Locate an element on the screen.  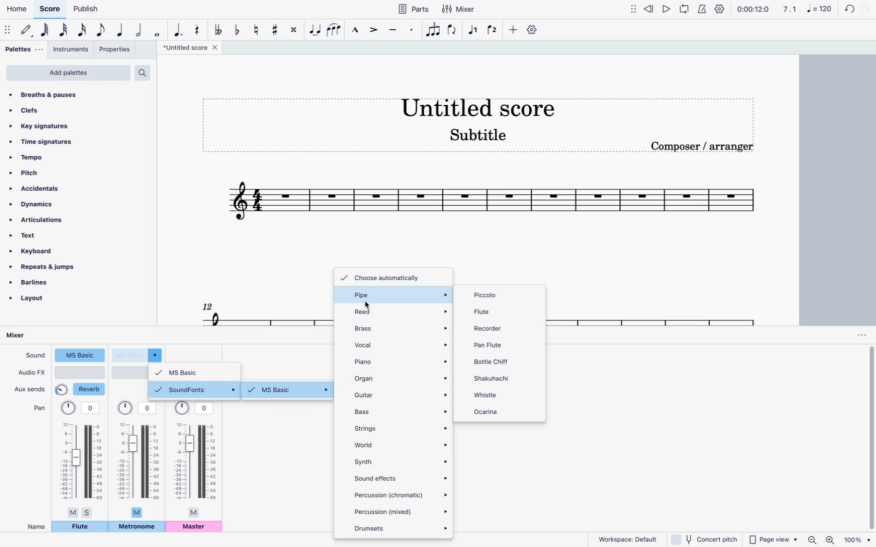
mixer is located at coordinates (459, 9).